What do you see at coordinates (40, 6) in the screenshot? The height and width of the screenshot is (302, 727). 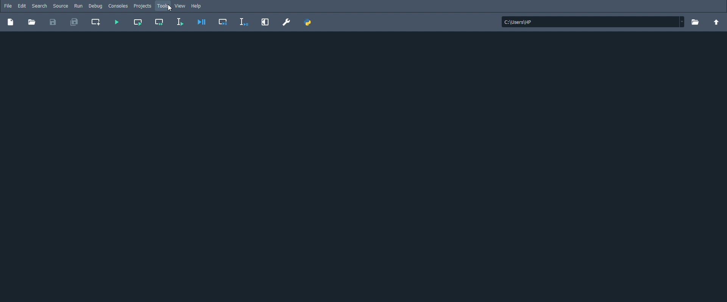 I see `Search` at bounding box center [40, 6].